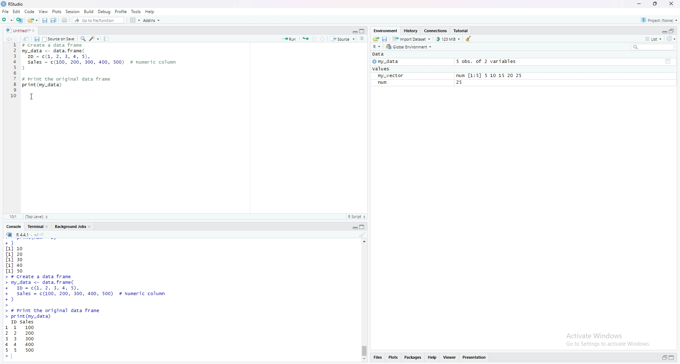 This screenshot has height=364, width=680. What do you see at coordinates (30, 12) in the screenshot?
I see `Code` at bounding box center [30, 12].